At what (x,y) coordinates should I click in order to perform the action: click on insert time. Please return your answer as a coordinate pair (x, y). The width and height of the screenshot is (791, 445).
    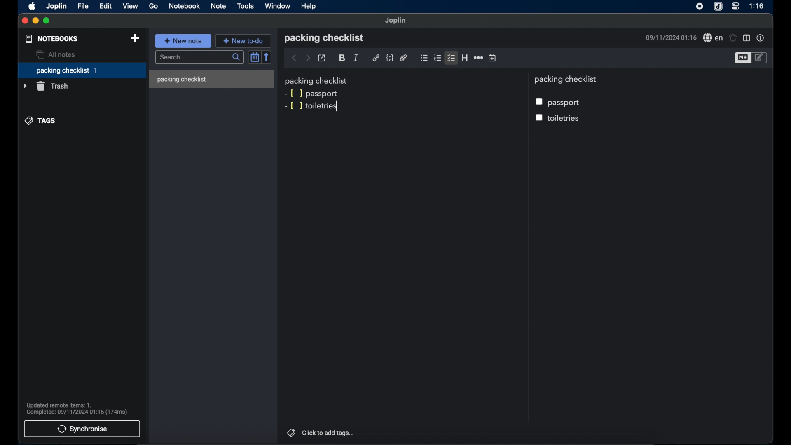
    Looking at the image, I should click on (493, 58).